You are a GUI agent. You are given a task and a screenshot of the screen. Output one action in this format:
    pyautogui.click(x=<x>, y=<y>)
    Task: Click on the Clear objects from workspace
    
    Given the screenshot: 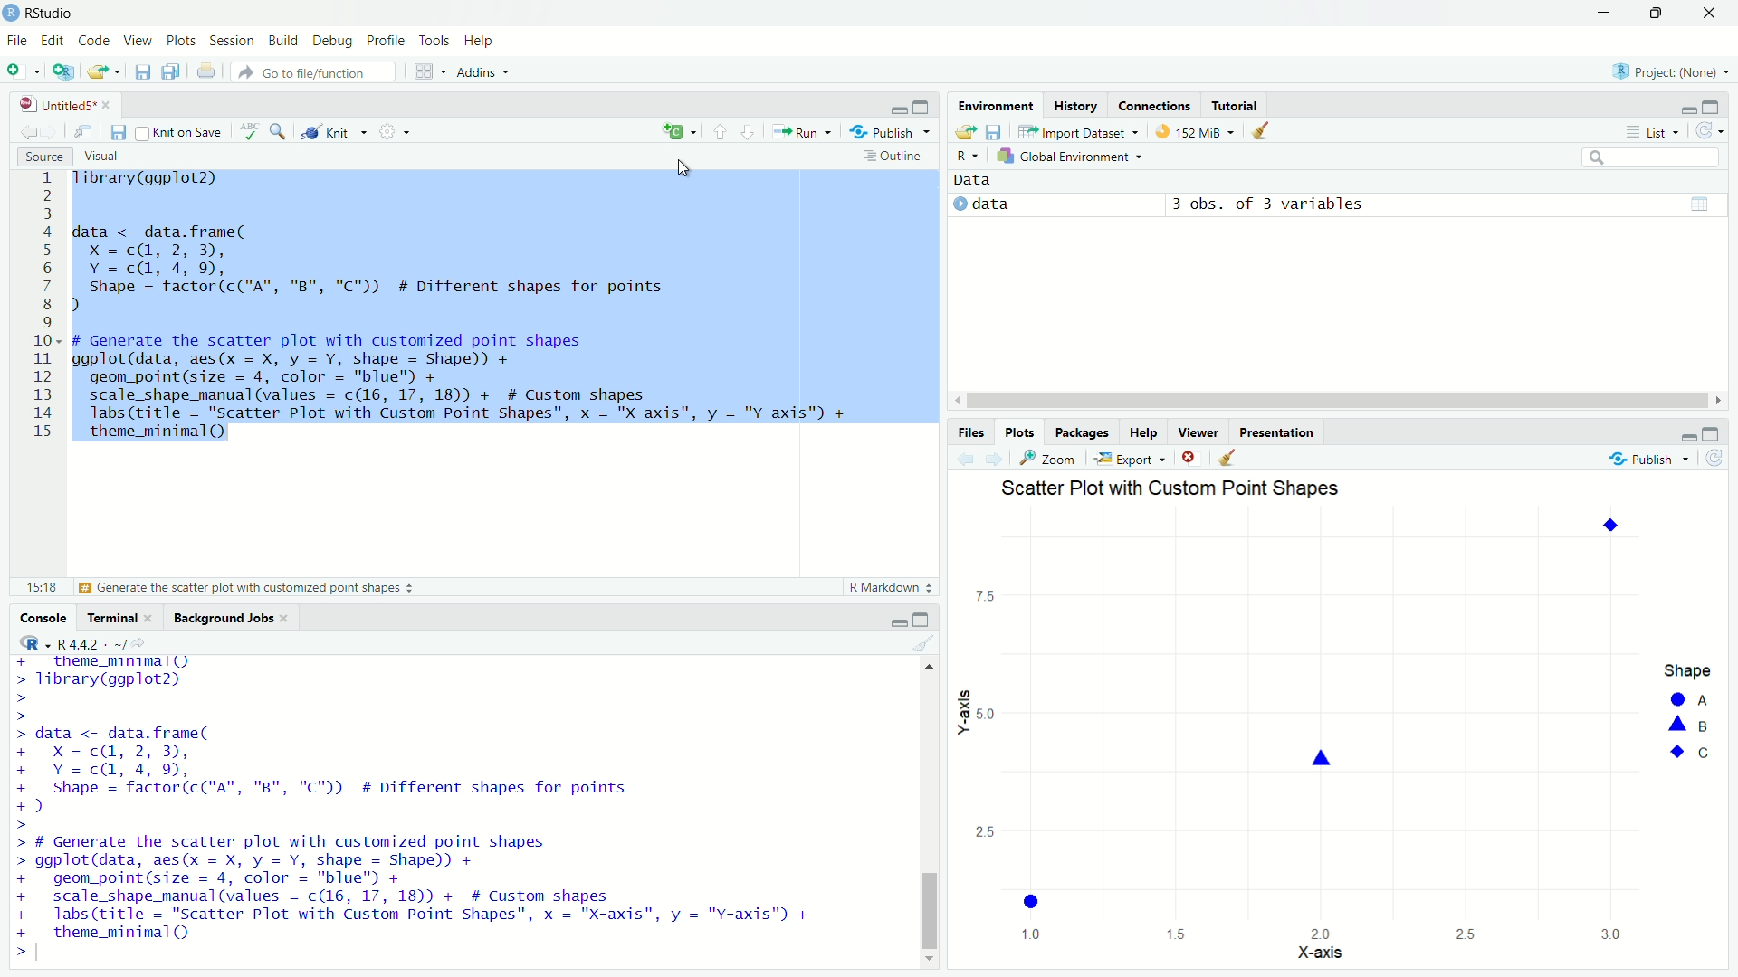 What is the action you would take?
    pyautogui.click(x=1261, y=130)
    